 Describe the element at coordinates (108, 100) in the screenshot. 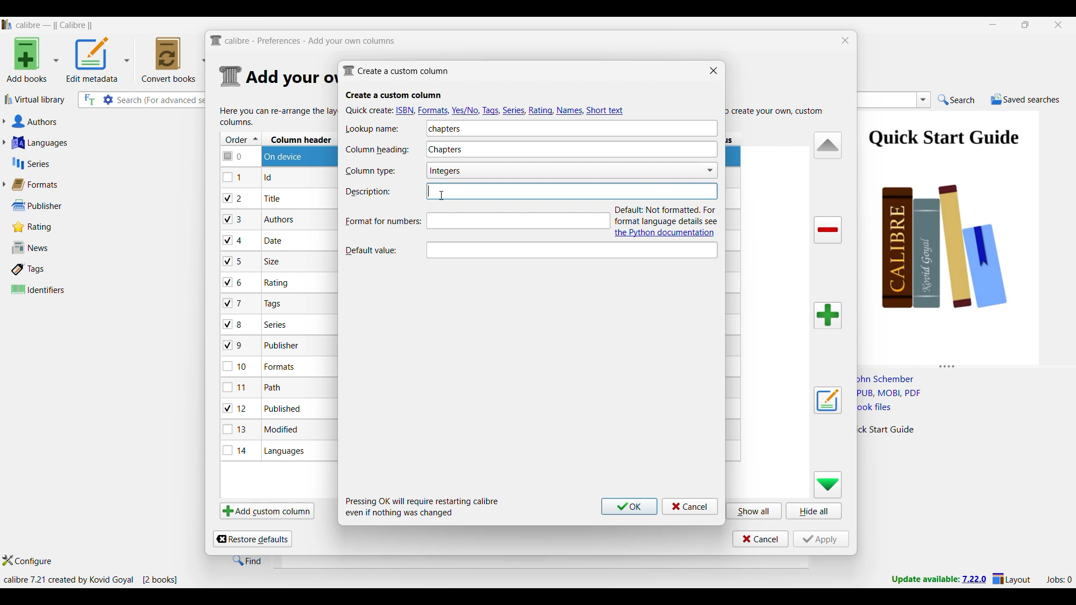

I see `Advanced search` at that location.